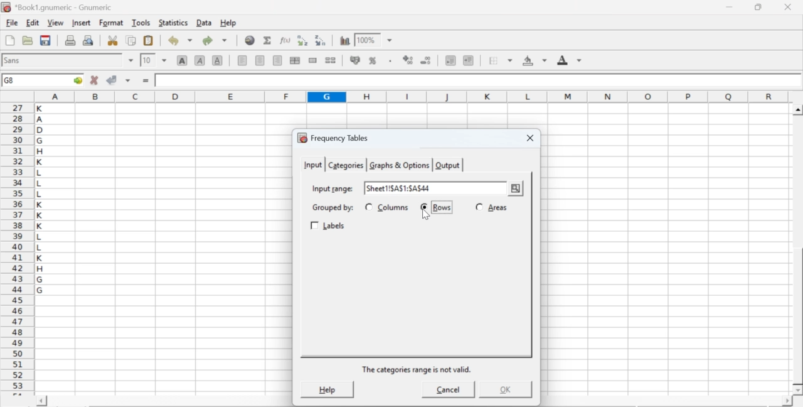  Describe the element at coordinates (399, 188) in the screenshot. I see `sheet1!$A$1:$A$44` at that location.